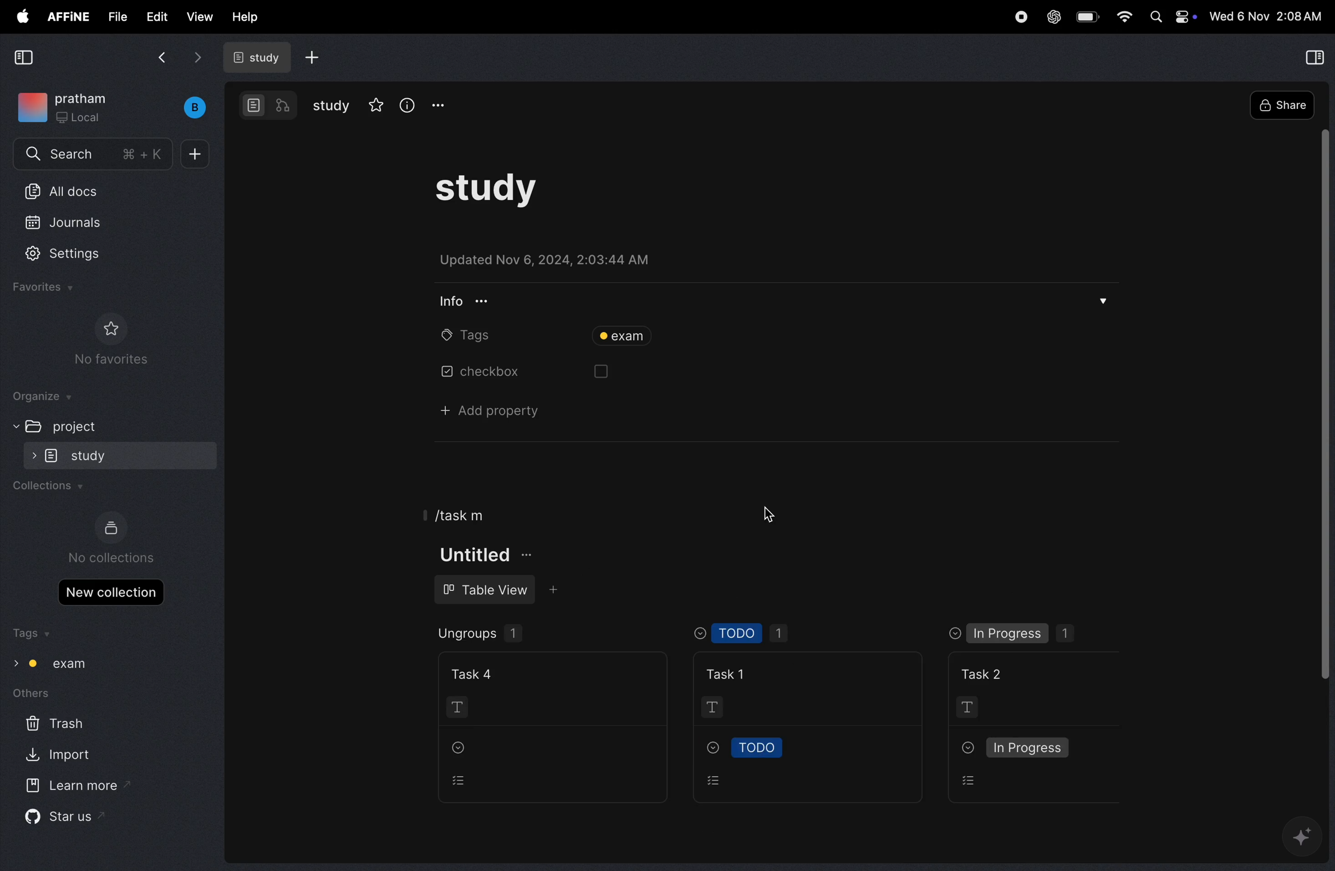  I want to click on tags, so click(457, 336).